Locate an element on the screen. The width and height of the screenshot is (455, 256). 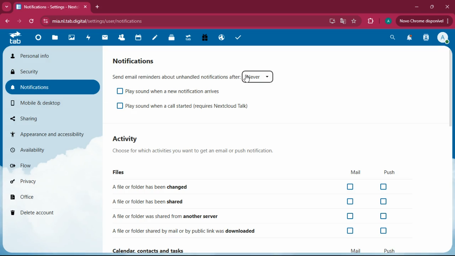
off is located at coordinates (120, 105).